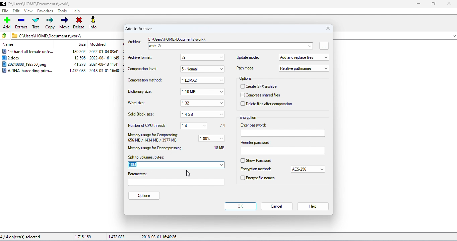  Describe the element at coordinates (47, 35) in the screenshot. I see `CAUsers\HOME\Documents\work\` at that location.